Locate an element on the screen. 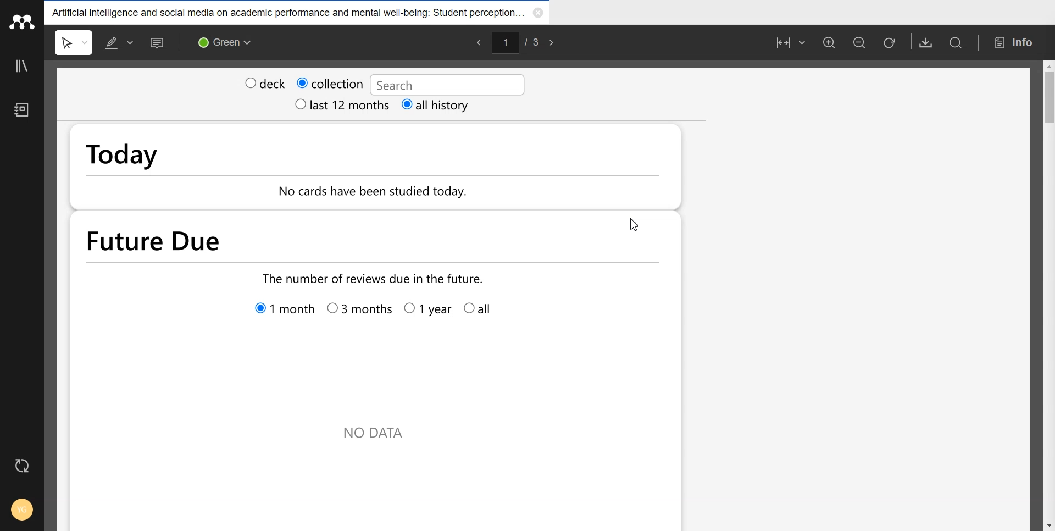  Choose color is located at coordinates (224, 42).